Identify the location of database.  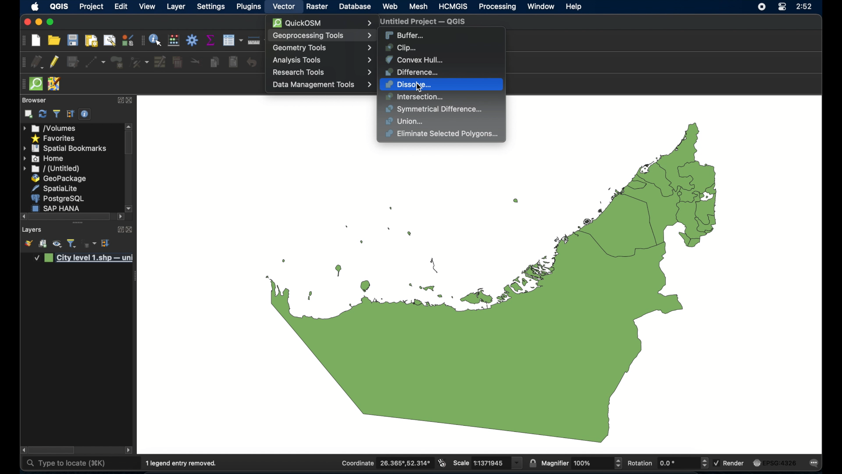
(356, 6).